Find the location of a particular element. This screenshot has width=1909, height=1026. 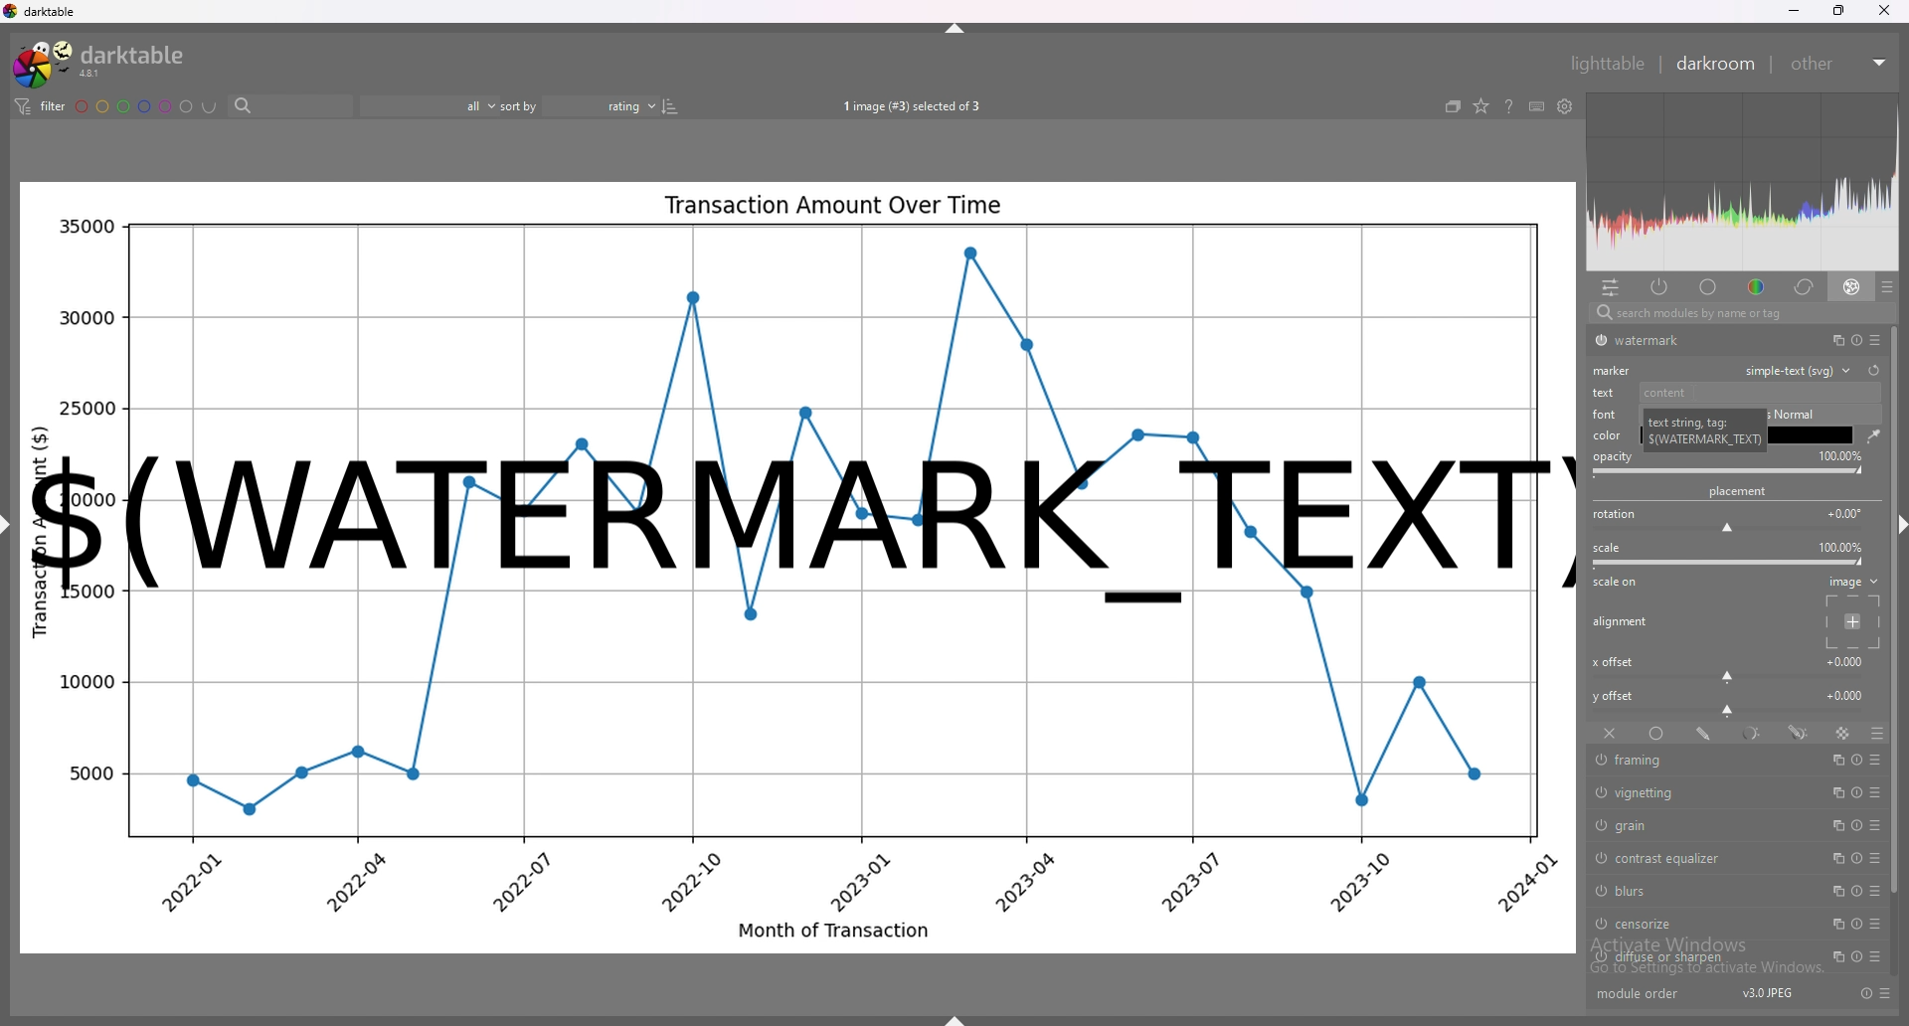

reset is located at coordinates (1865, 993).